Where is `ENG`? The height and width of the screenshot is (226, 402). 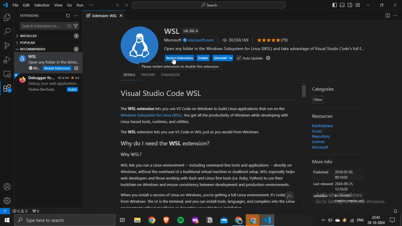
ENG is located at coordinates (360, 220).